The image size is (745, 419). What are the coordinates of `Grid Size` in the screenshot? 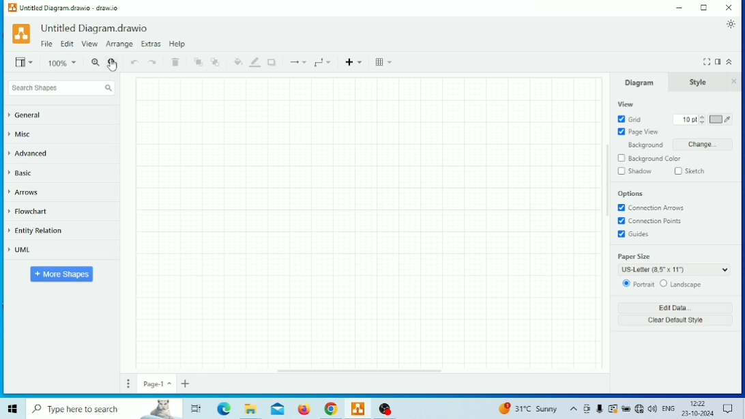 It's located at (688, 119).